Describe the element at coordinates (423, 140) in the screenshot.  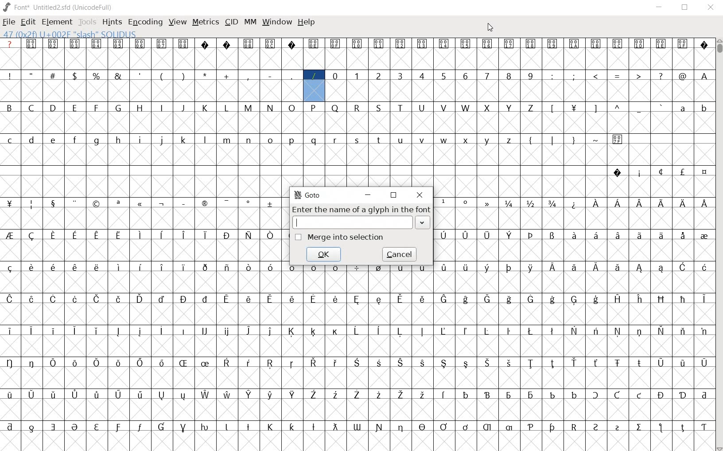
I see `glyph` at that location.